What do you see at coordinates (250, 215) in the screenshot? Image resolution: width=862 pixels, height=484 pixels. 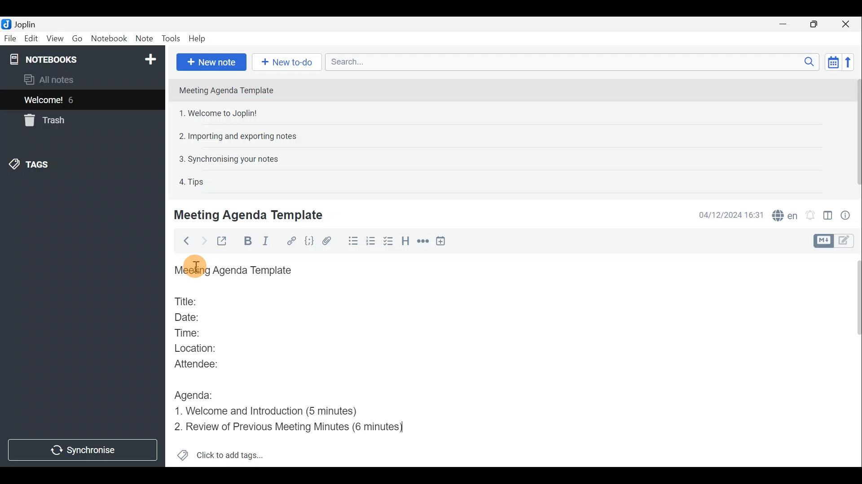 I see `Meeting Agenda Template` at bounding box center [250, 215].